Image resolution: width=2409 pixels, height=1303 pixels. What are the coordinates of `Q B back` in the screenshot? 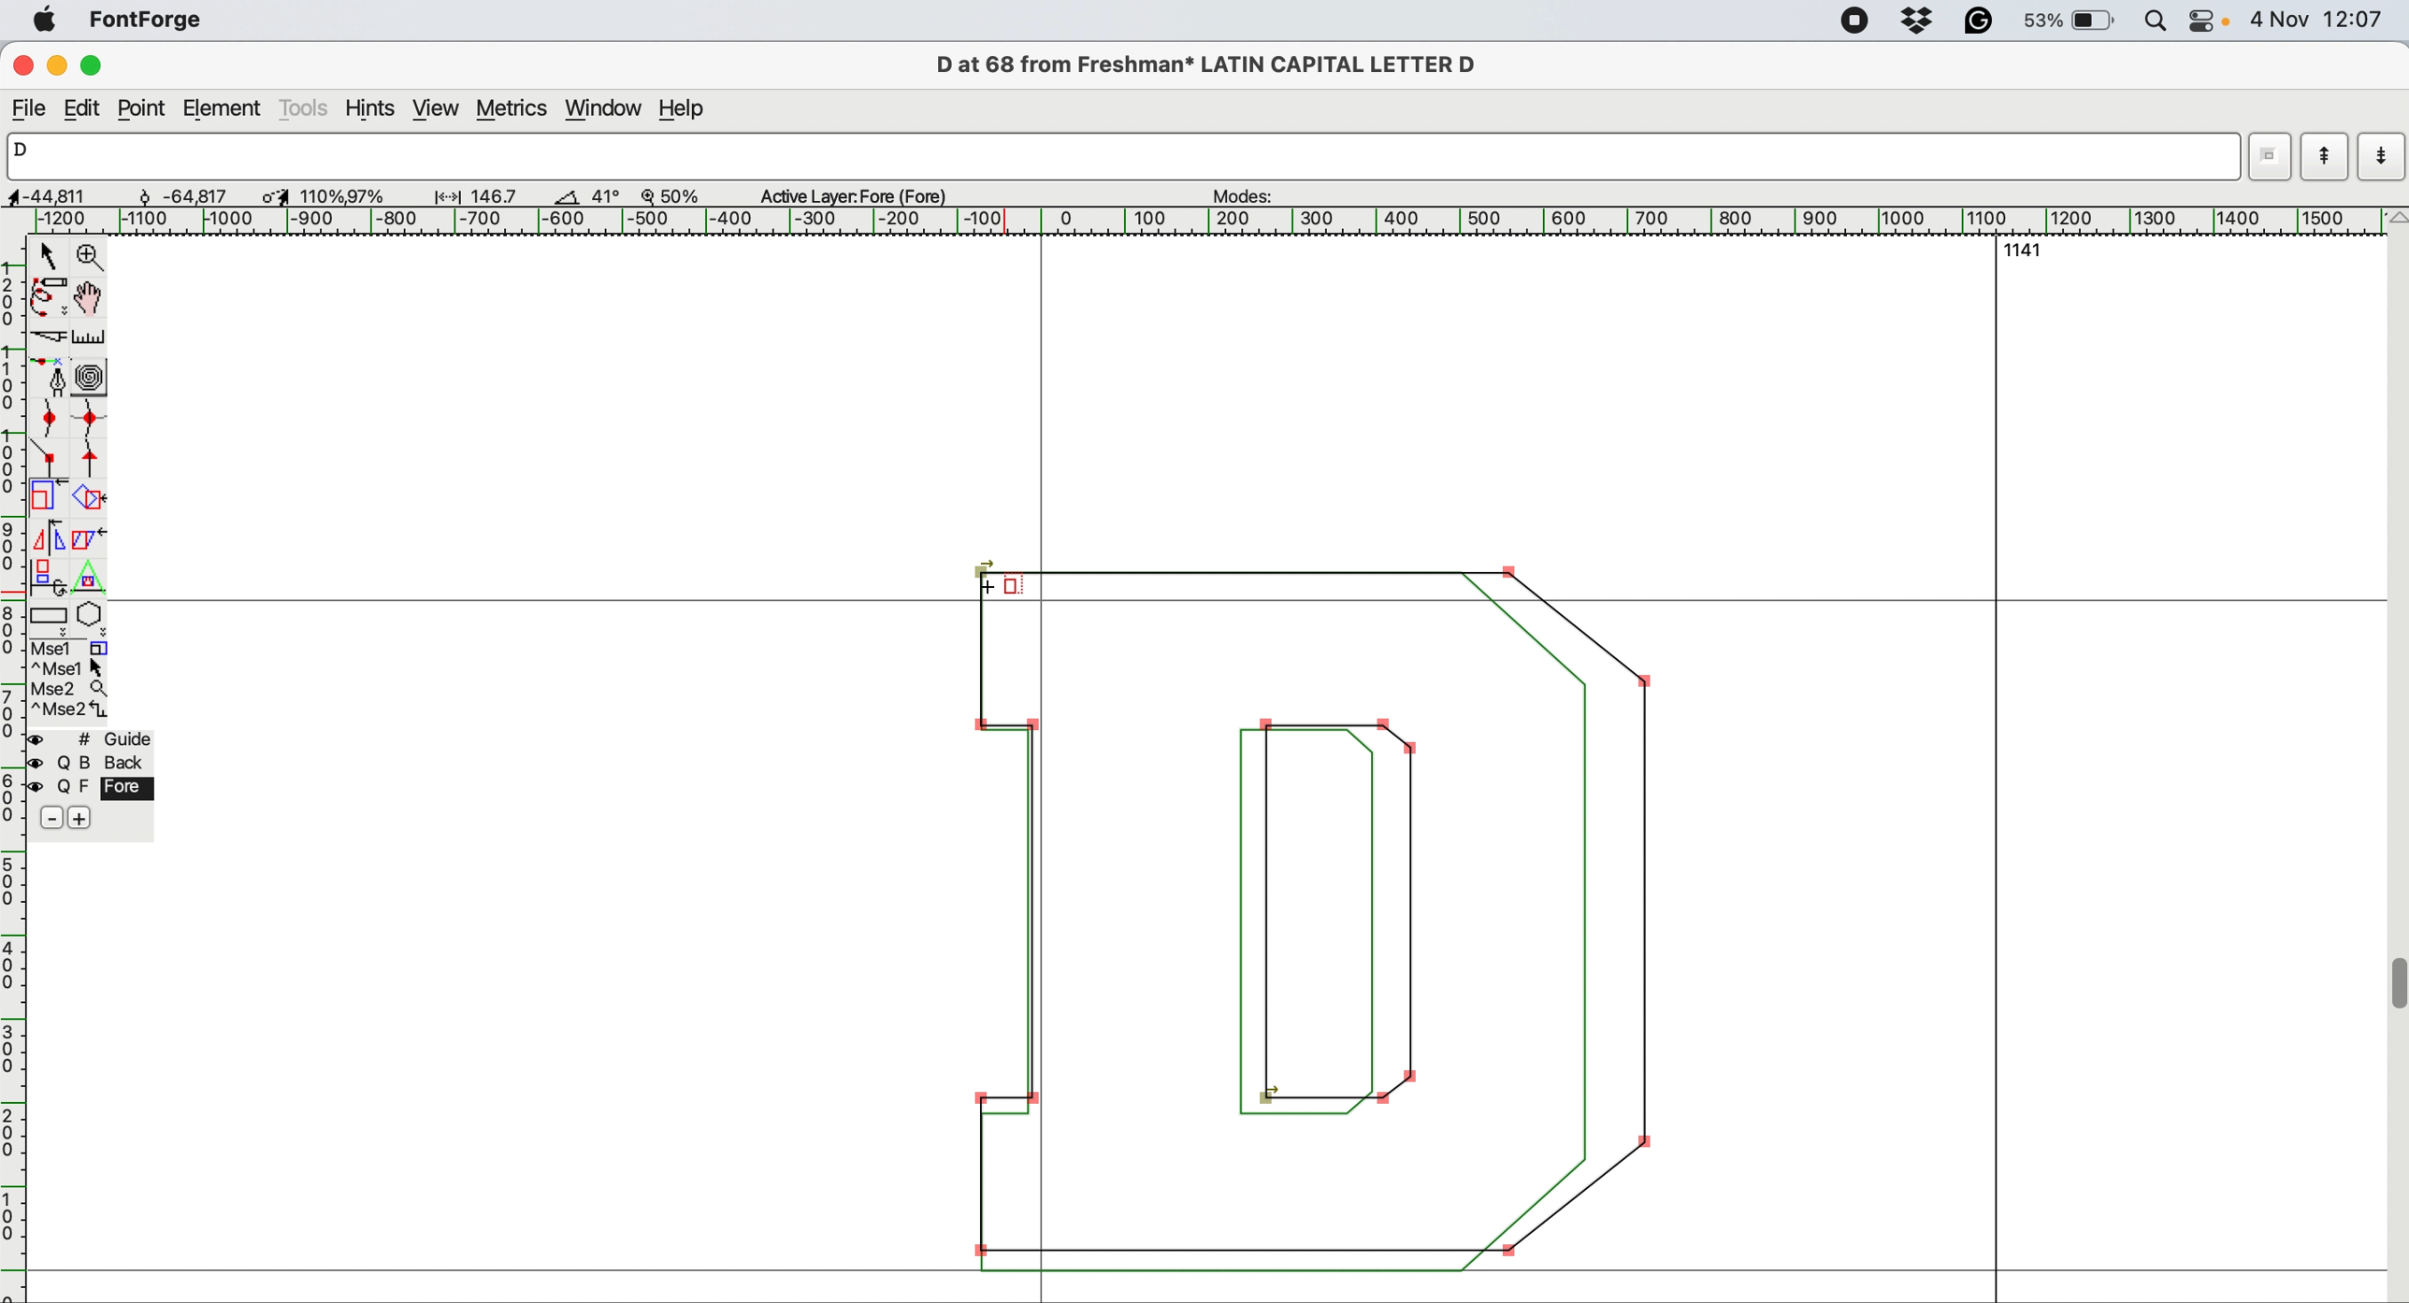 It's located at (96, 765).